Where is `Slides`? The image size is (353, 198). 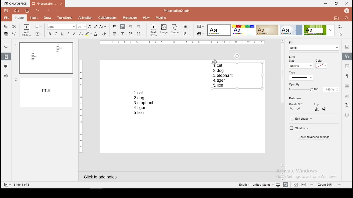
Slides is located at coordinates (17, 185).